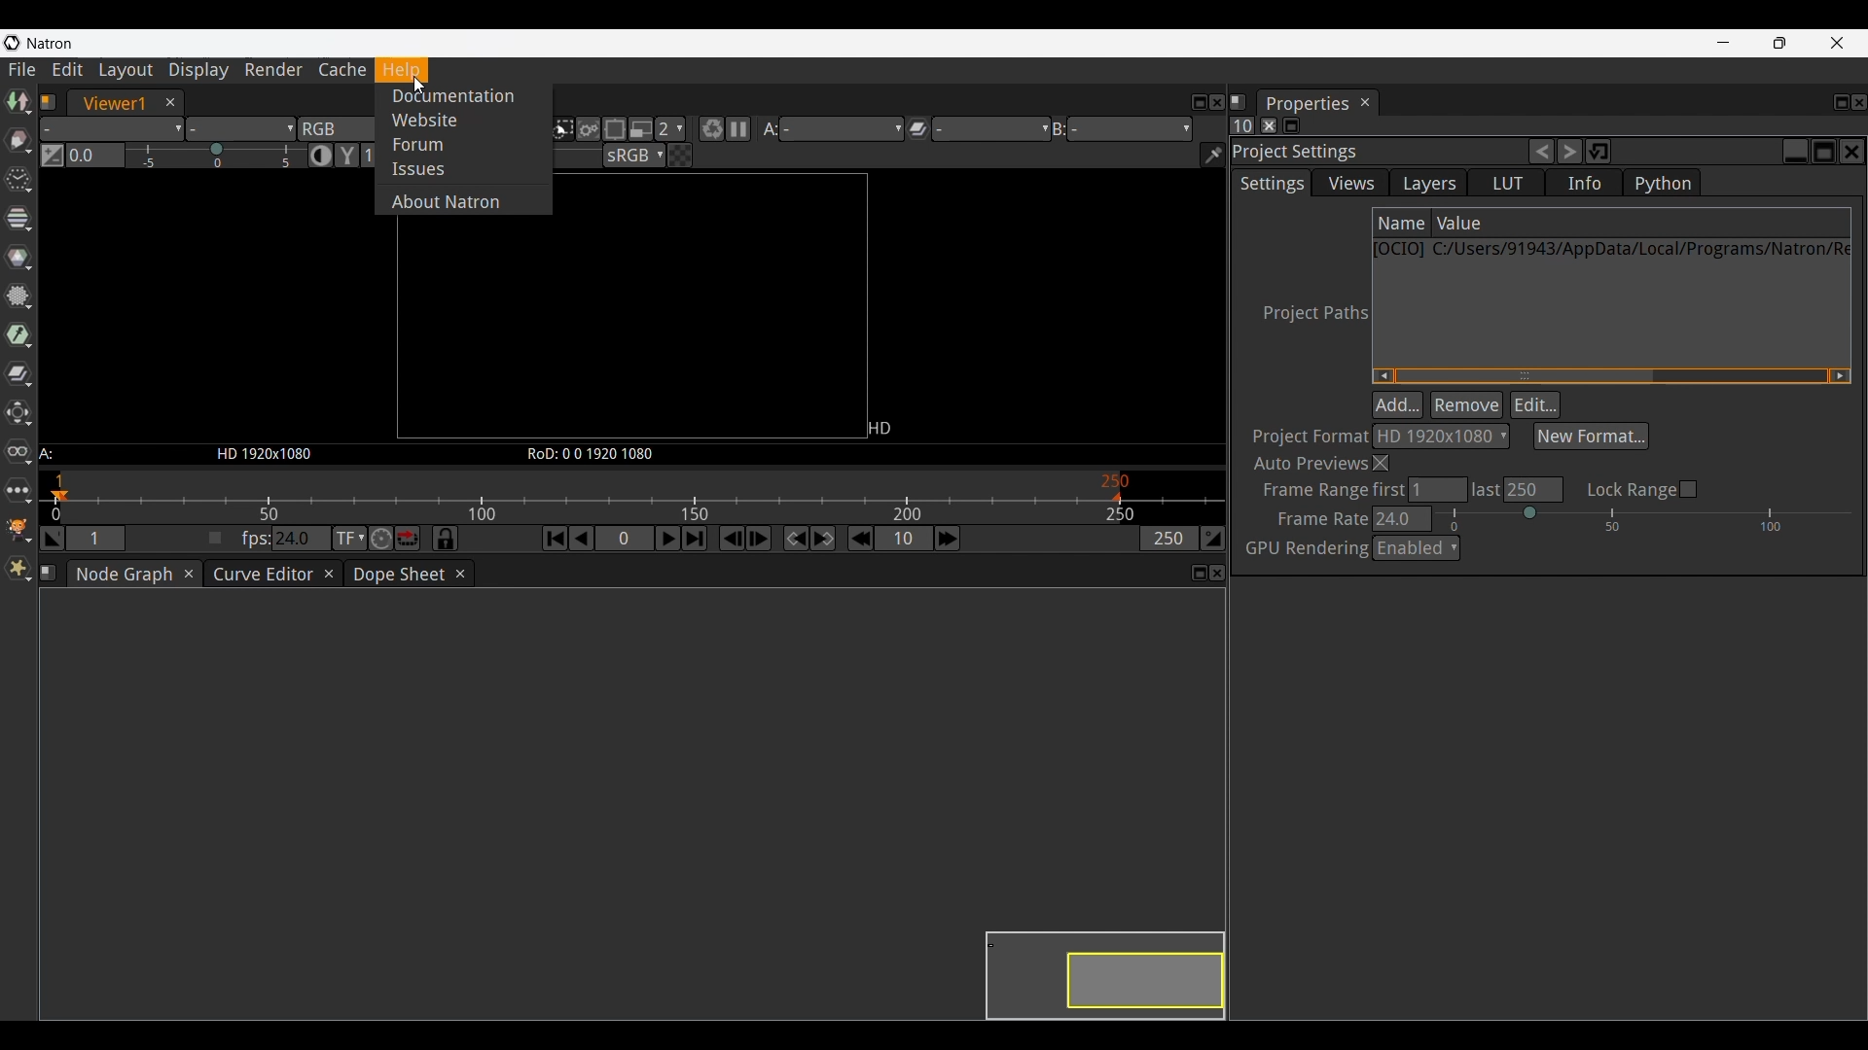 This screenshot has height=1050, width=1868. Describe the element at coordinates (1116, 496) in the screenshot. I see `Play back out pointer` at that location.